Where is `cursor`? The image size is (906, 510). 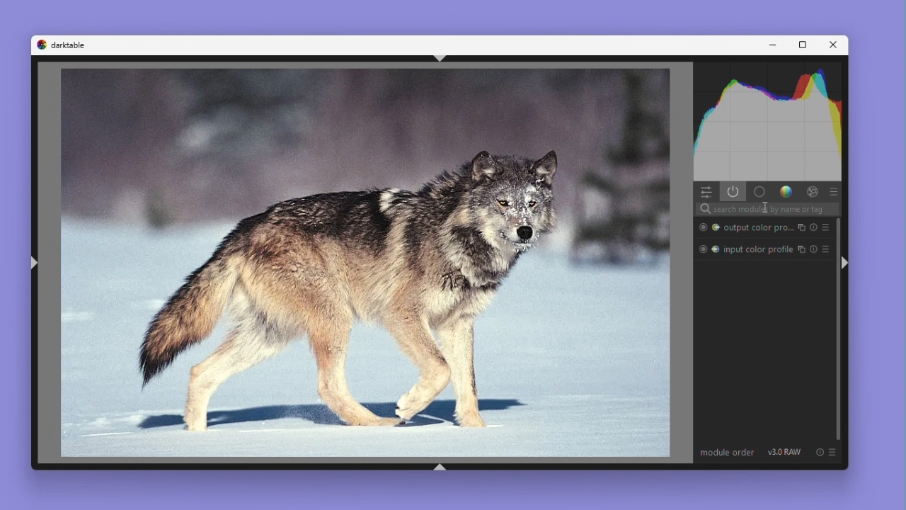
cursor is located at coordinates (765, 208).